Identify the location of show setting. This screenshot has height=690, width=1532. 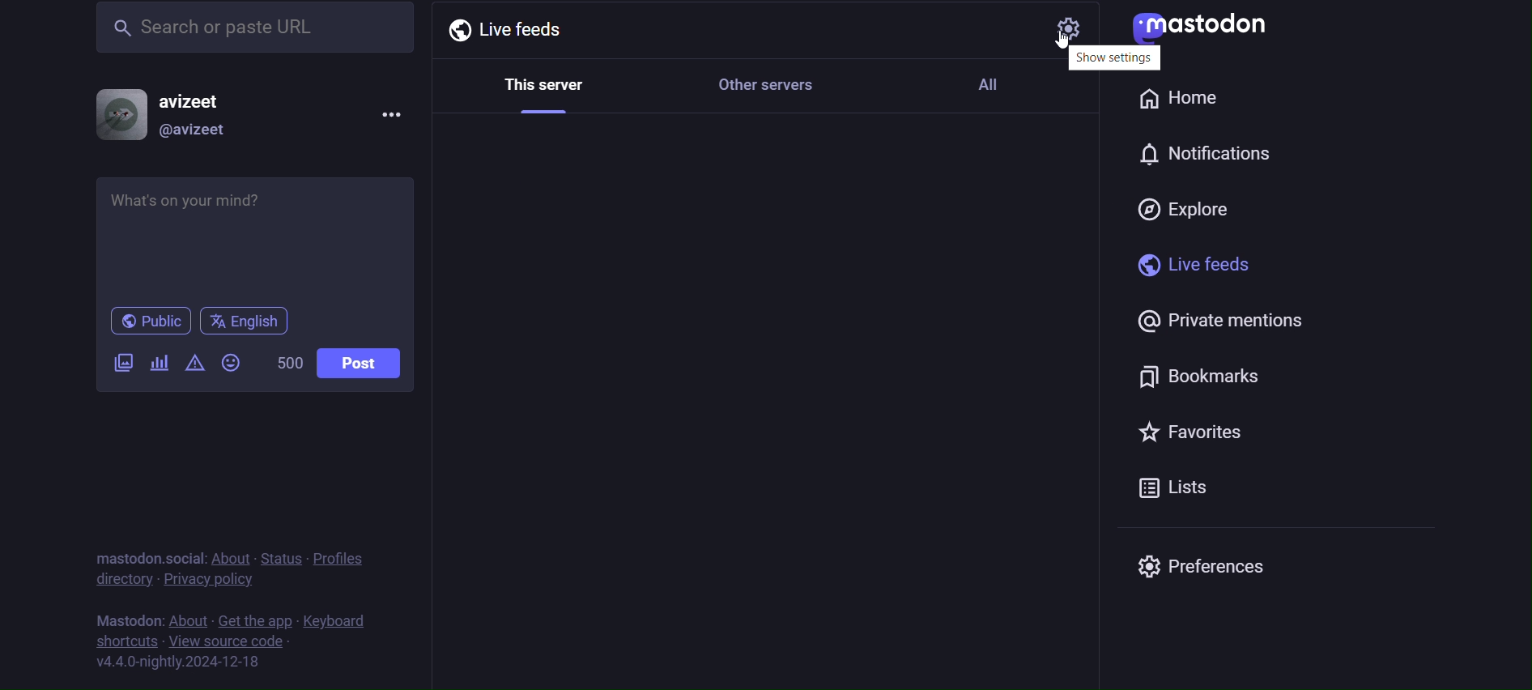
(1114, 60).